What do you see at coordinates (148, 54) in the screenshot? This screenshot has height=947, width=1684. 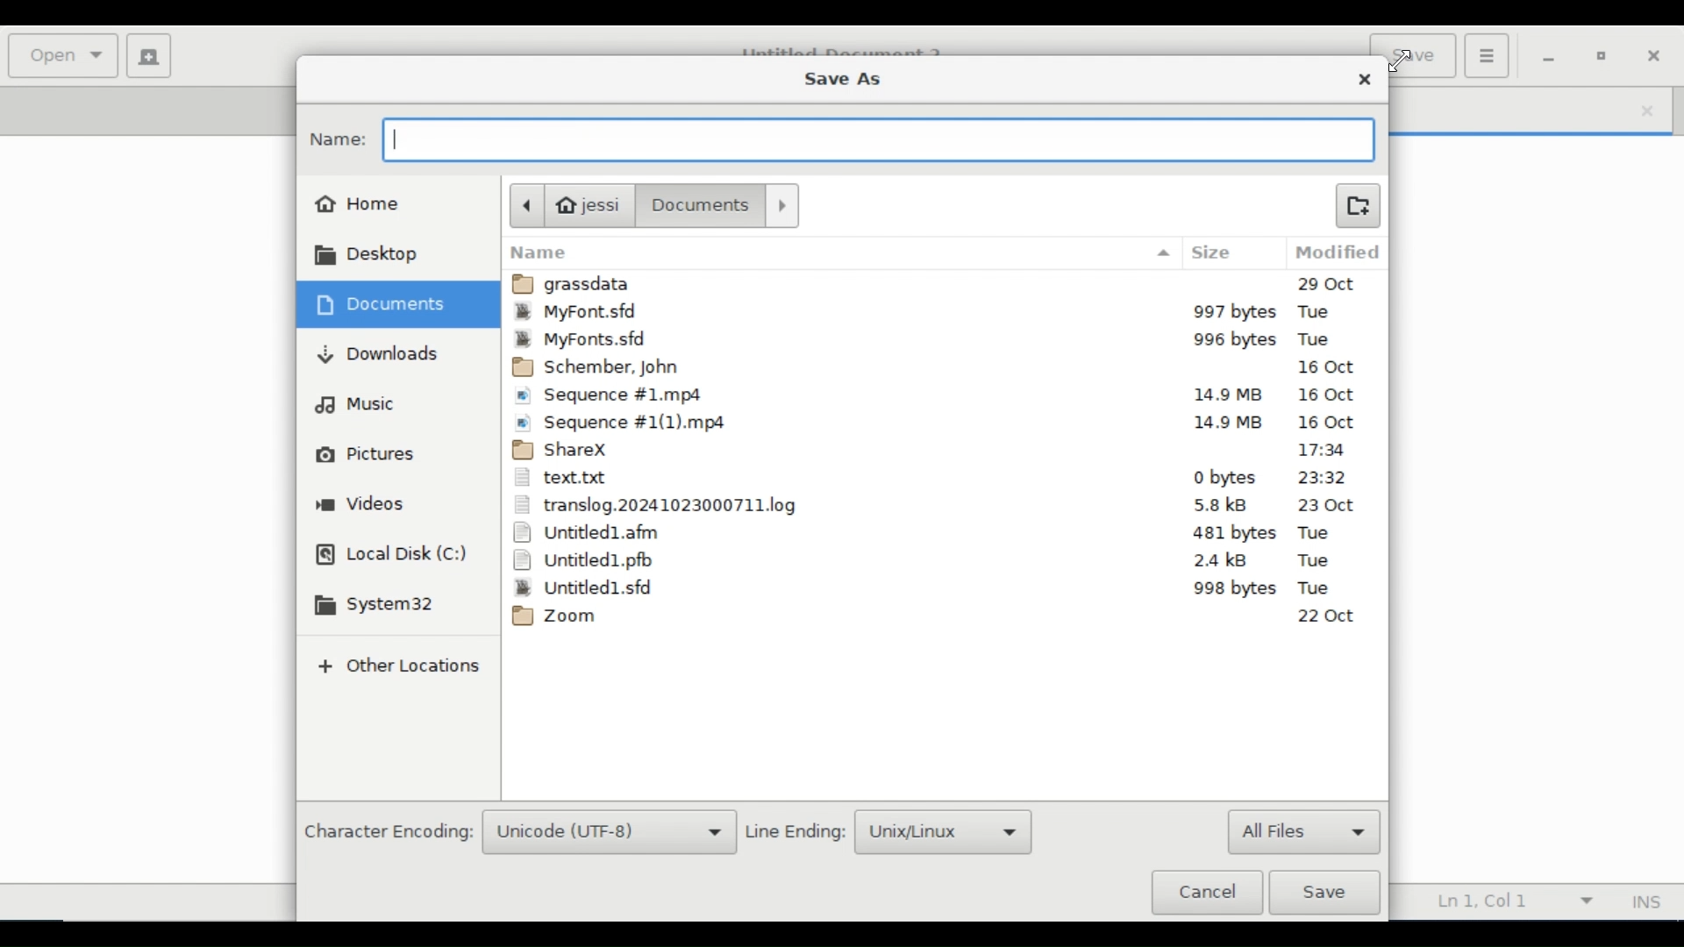 I see `Create new document` at bounding box center [148, 54].